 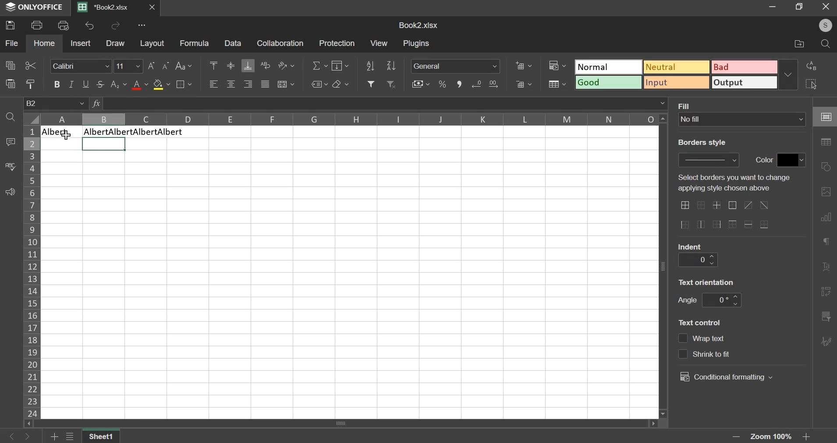 What do you see at coordinates (765, 161) in the screenshot?
I see `text` at bounding box center [765, 161].